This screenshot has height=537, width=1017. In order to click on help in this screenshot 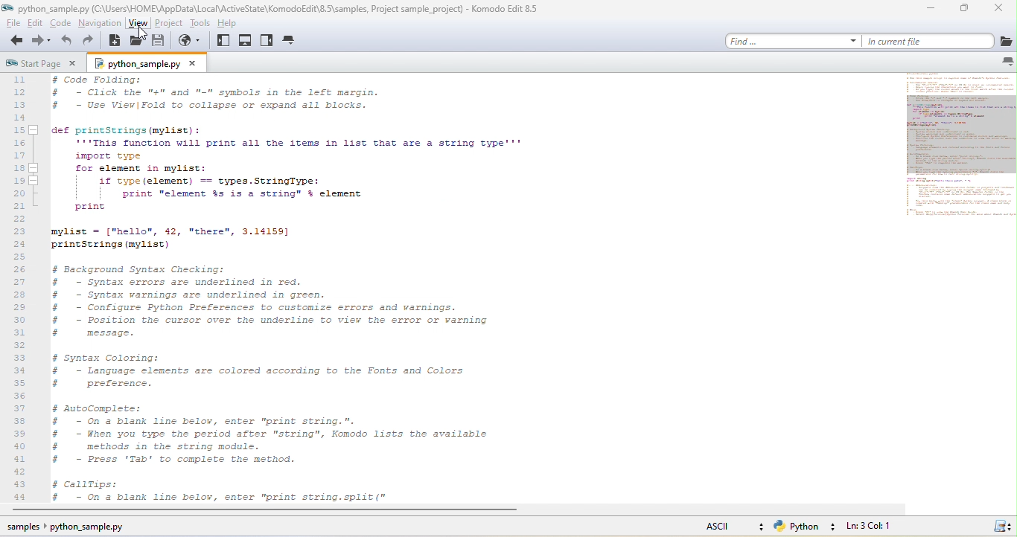, I will do `click(230, 24)`.